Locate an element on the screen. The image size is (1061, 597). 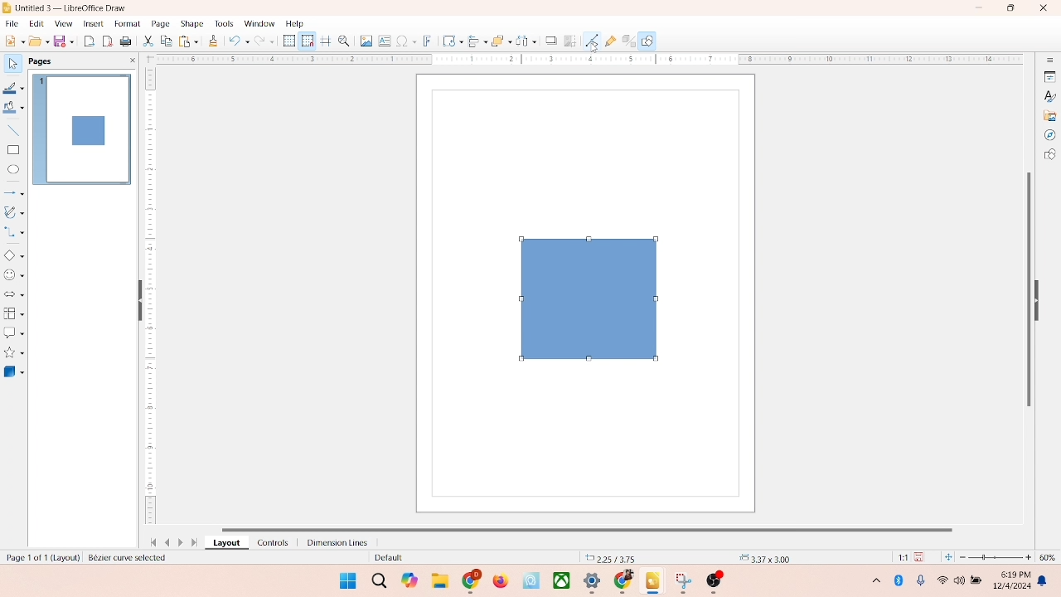
gallery is located at coordinates (1050, 114).